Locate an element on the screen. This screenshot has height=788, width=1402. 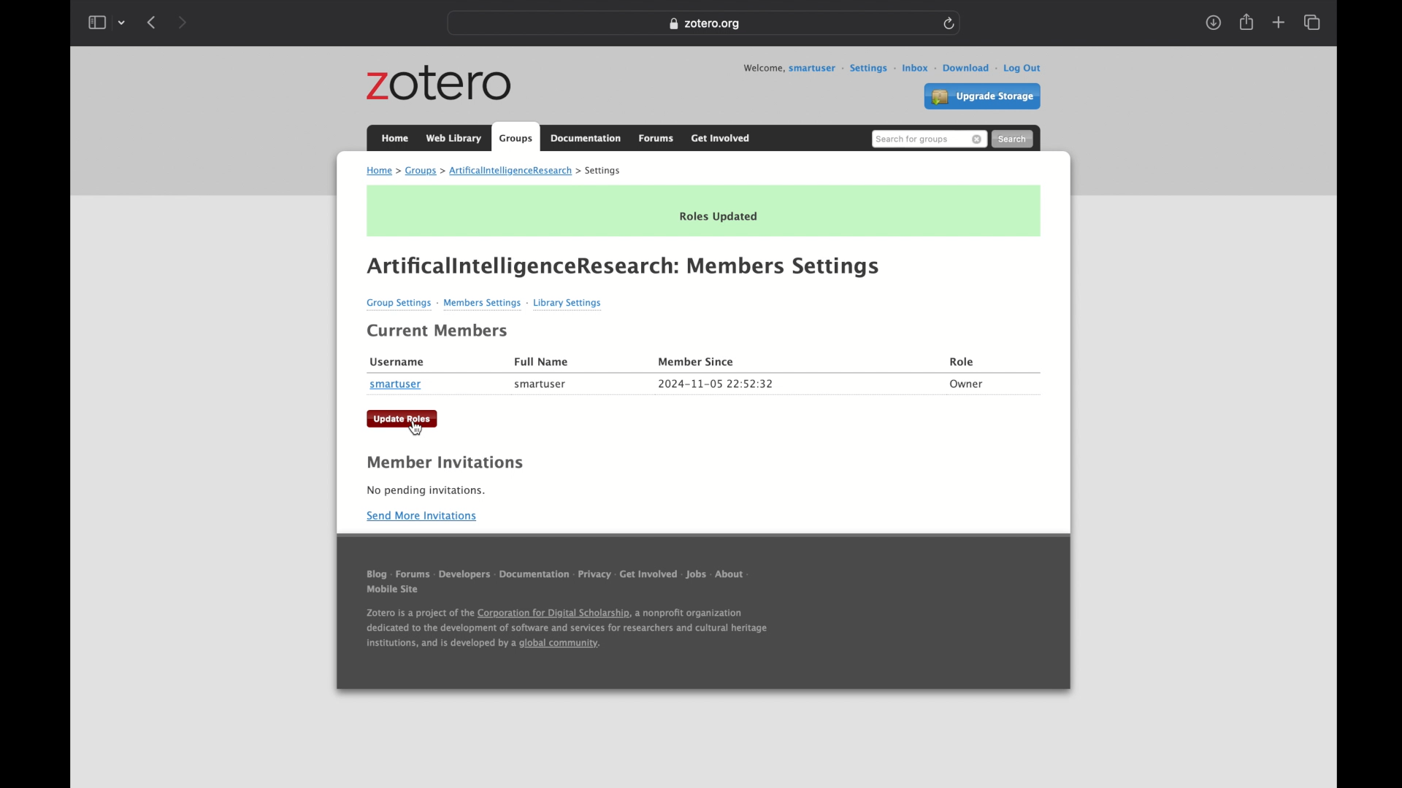
home is located at coordinates (396, 138).